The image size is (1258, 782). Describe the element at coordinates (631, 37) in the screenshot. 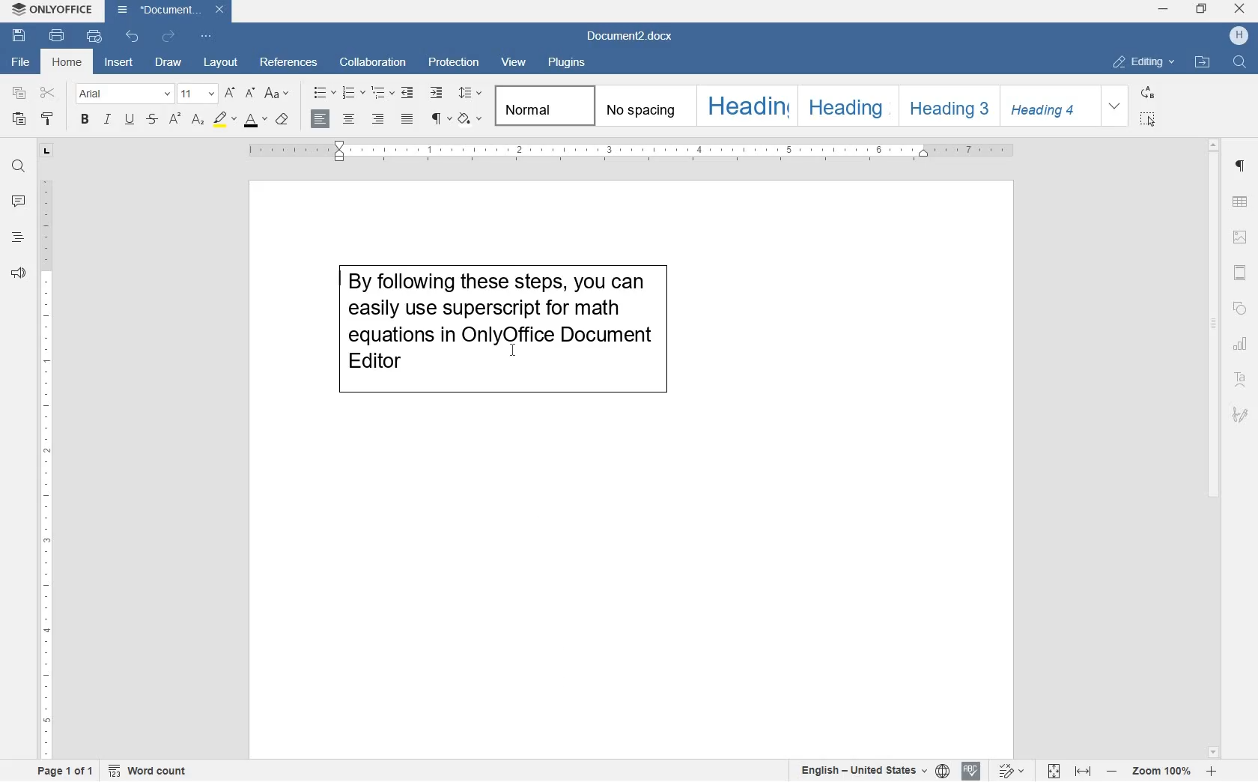

I see `Document2.docx` at that location.